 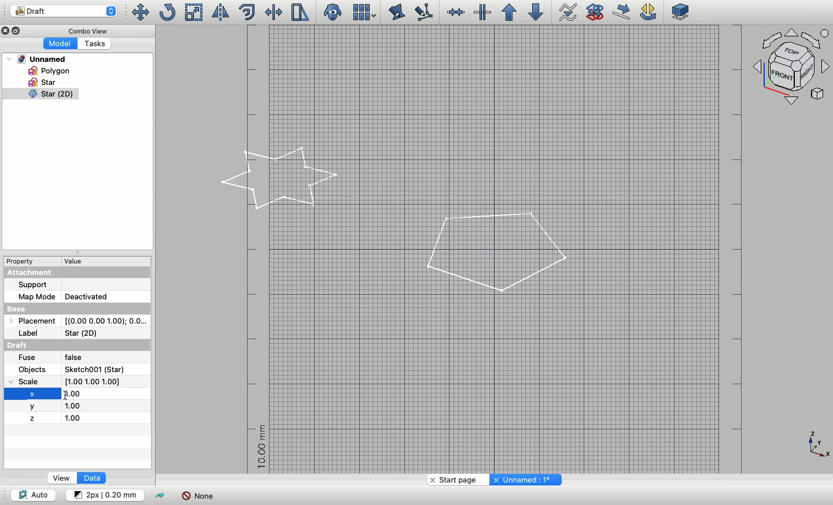 What do you see at coordinates (363, 12) in the screenshot?
I see `Array tools` at bounding box center [363, 12].